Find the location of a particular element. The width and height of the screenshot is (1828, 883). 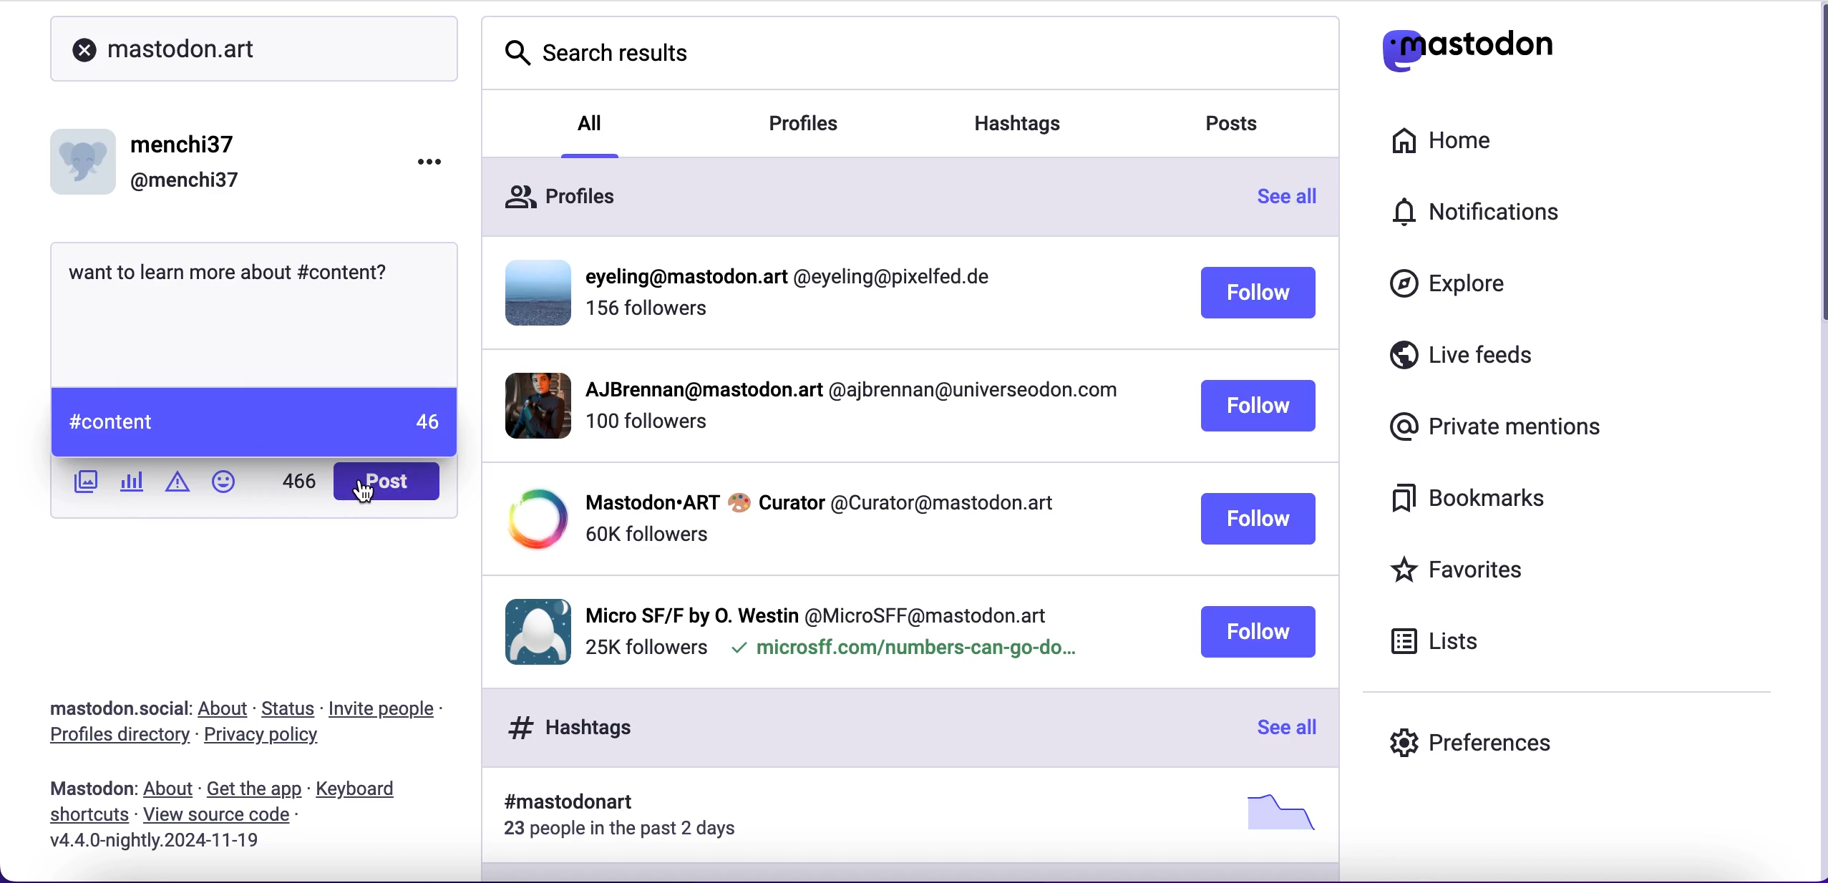

post is located at coordinates (389, 479).